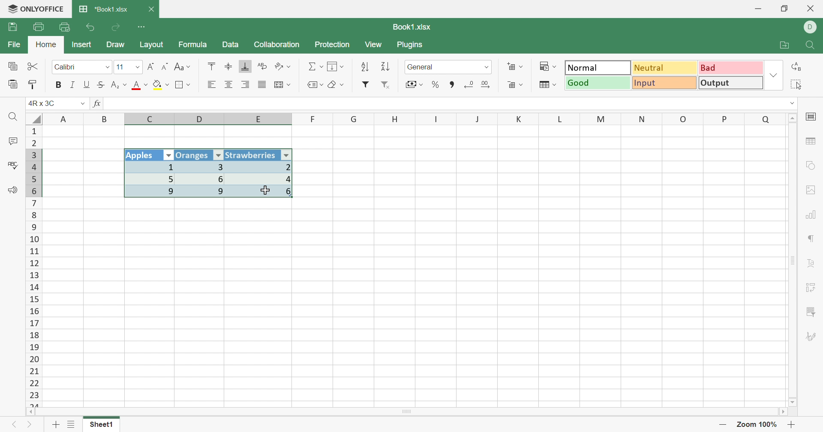 This screenshot has height=432, width=823. What do you see at coordinates (757, 9) in the screenshot?
I see `Minimize` at bounding box center [757, 9].